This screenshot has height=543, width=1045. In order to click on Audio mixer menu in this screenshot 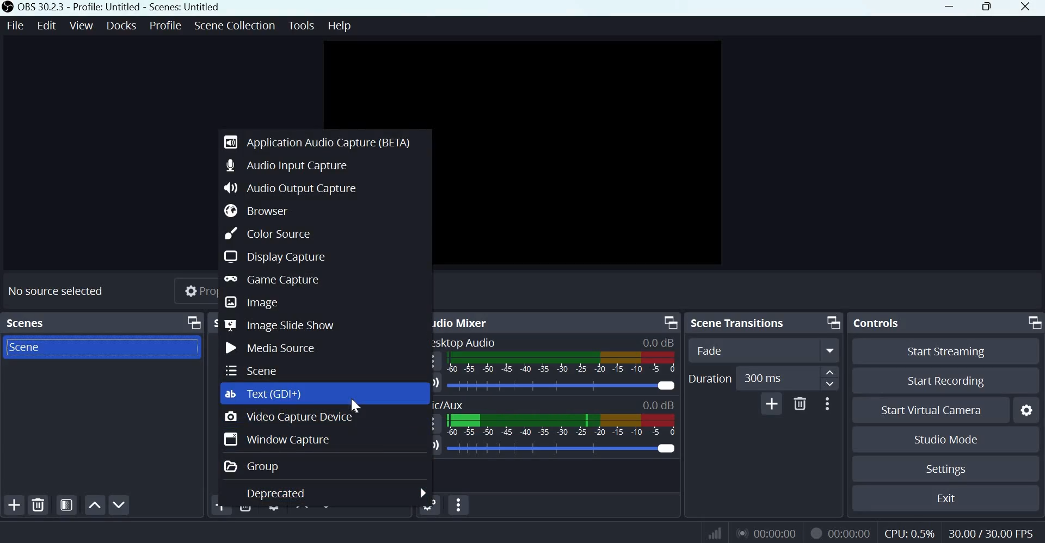, I will do `click(458, 505)`.